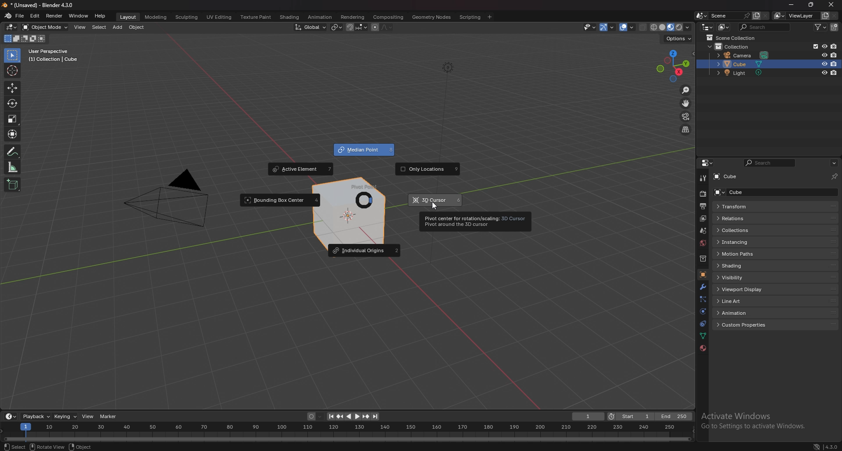 This screenshot has height=451, width=842. I want to click on display mode, so click(724, 27).